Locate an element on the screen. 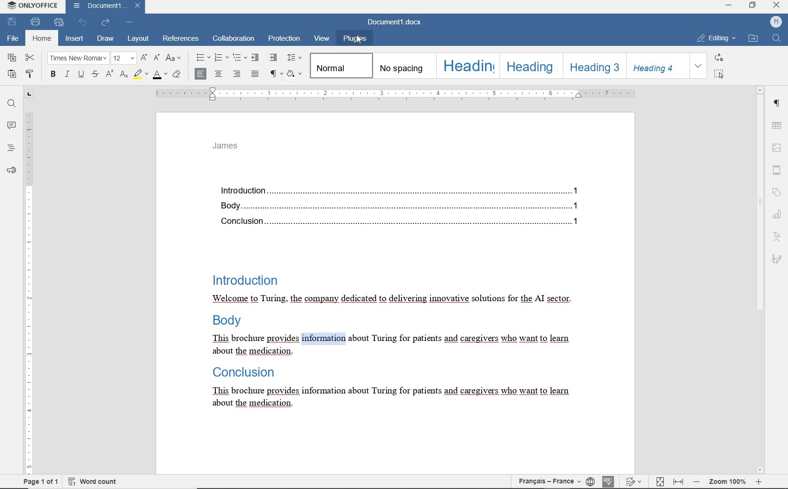  PRINT is located at coordinates (36, 22).